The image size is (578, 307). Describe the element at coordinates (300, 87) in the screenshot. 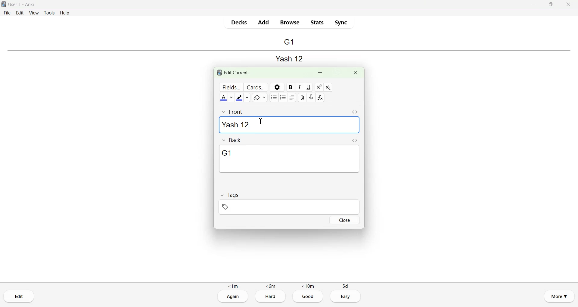

I see `Italic text` at that location.